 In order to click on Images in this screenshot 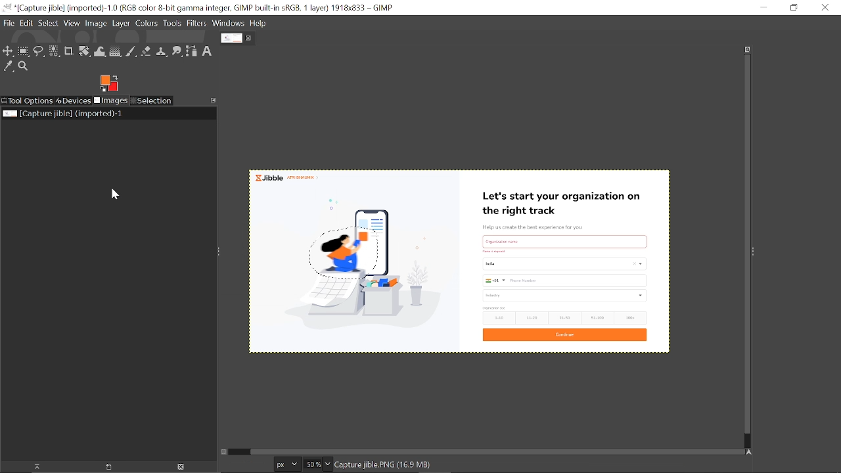, I will do `click(112, 101)`.